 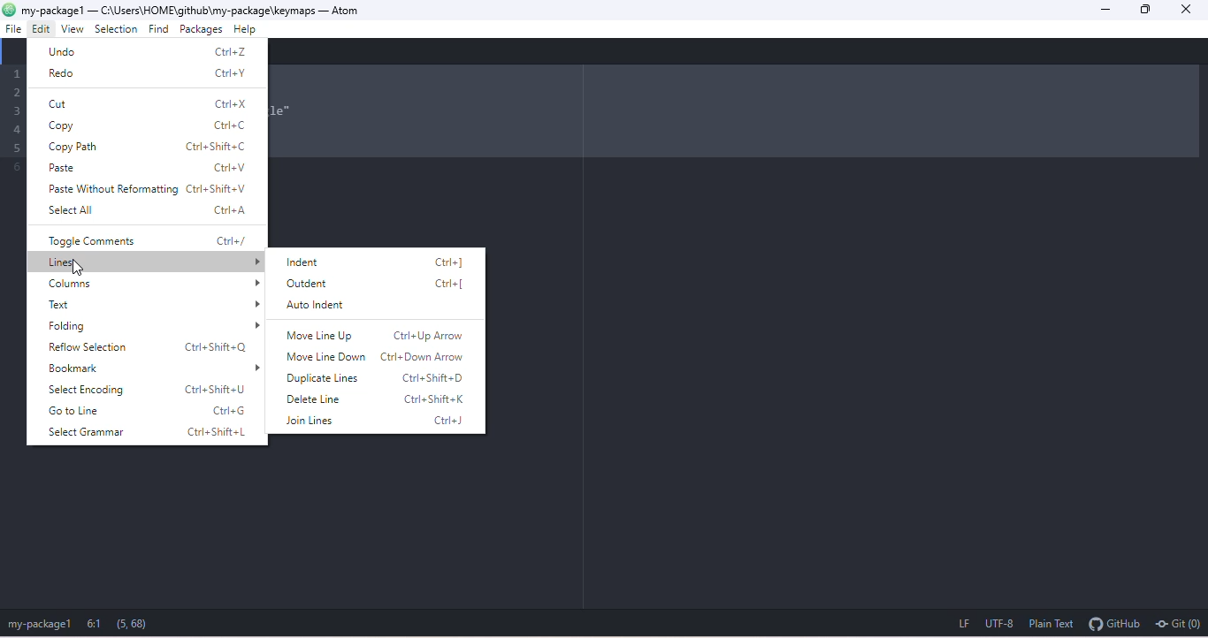 I want to click on Code lines, so click(x=11, y=124).